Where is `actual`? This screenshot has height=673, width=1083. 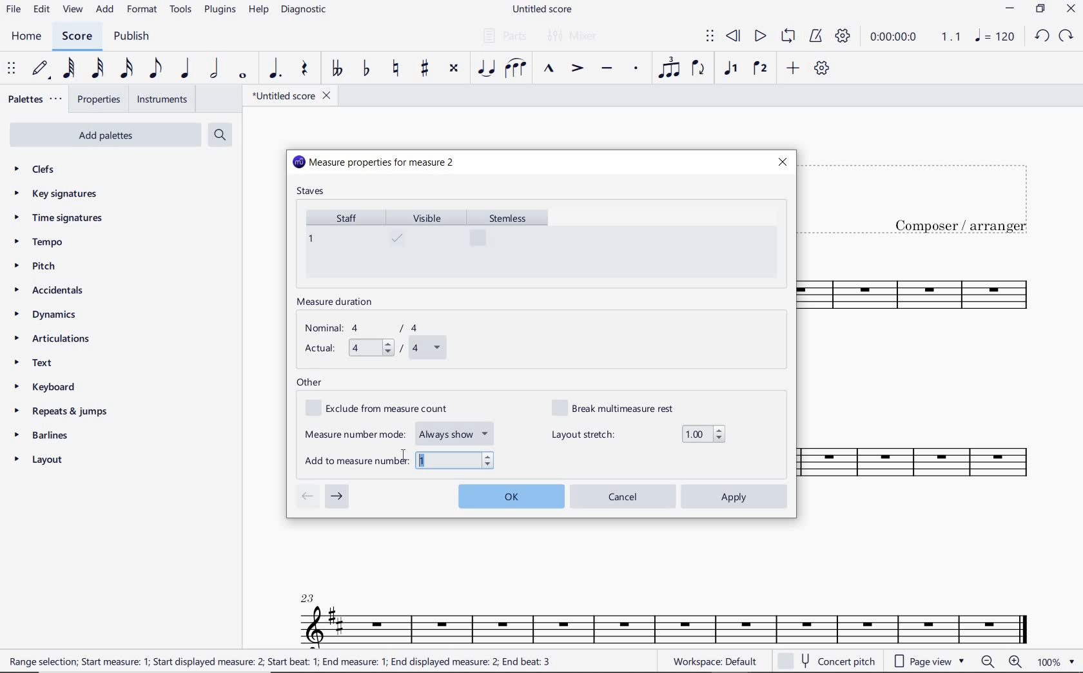
actual is located at coordinates (373, 349).